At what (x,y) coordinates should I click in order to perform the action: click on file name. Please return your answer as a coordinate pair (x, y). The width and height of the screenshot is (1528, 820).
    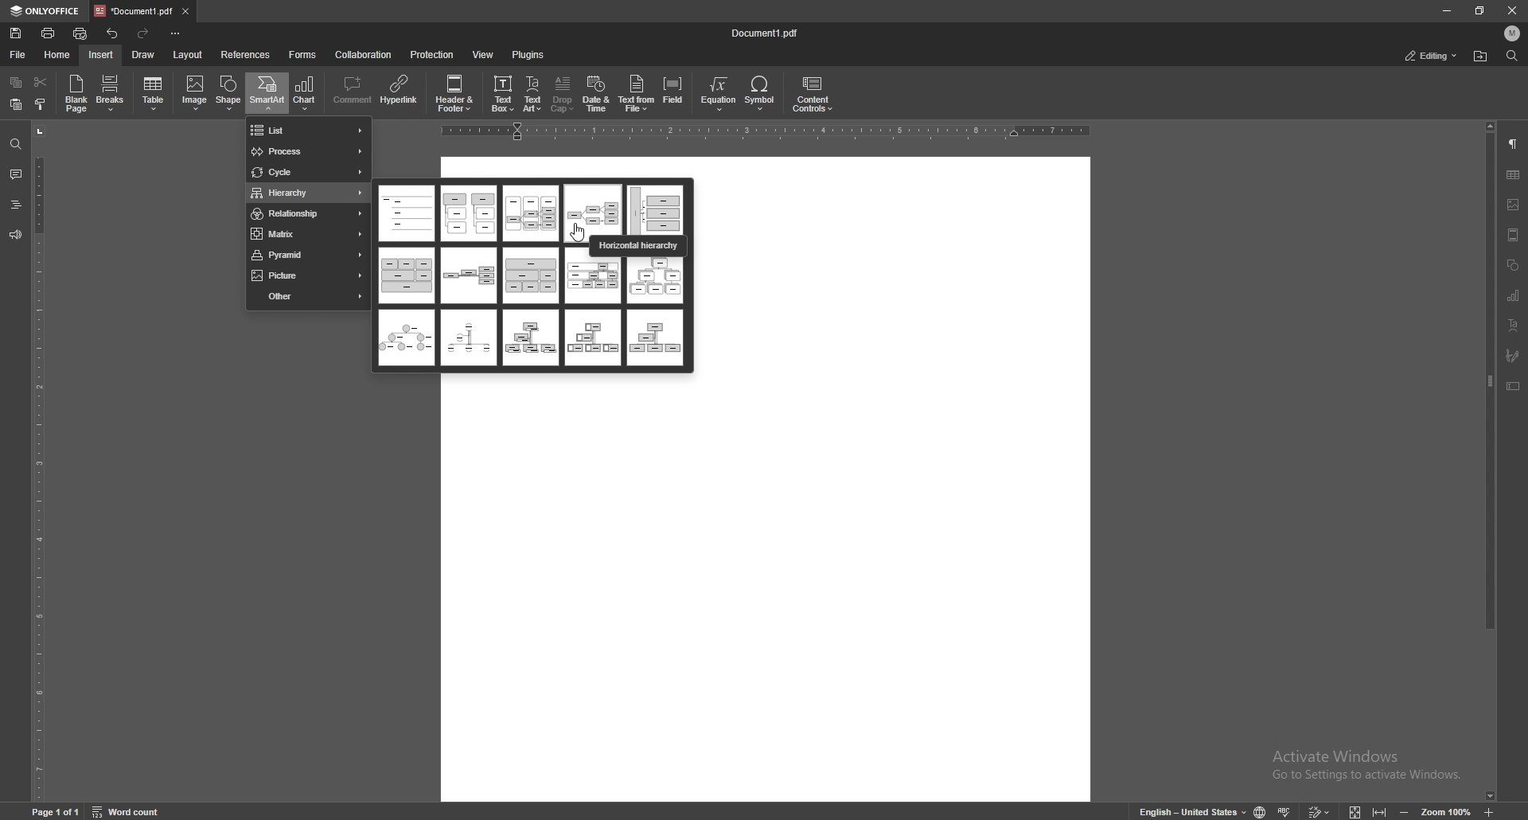
    Looking at the image, I should click on (767, 33).